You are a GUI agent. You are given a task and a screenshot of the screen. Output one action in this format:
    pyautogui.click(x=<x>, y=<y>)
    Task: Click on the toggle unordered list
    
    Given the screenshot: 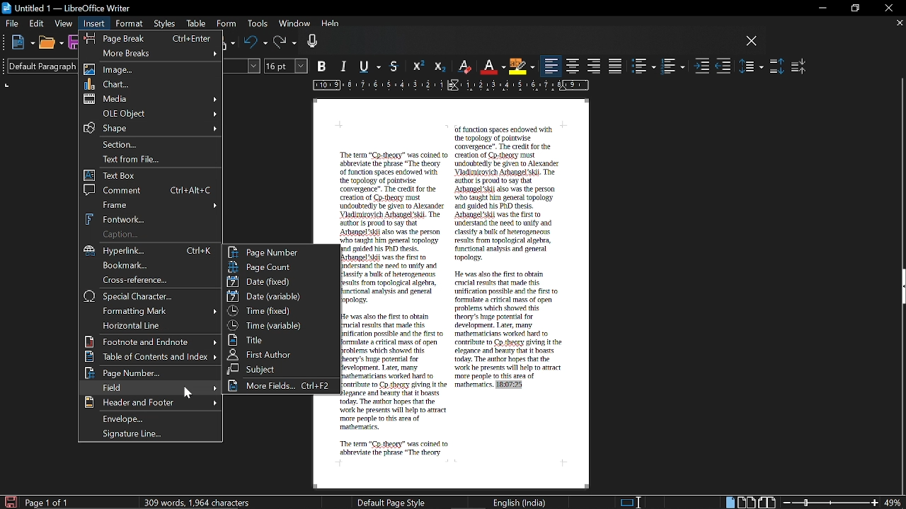 What is the action you would take?
    pyautogui.click(x=644, y=66)
    